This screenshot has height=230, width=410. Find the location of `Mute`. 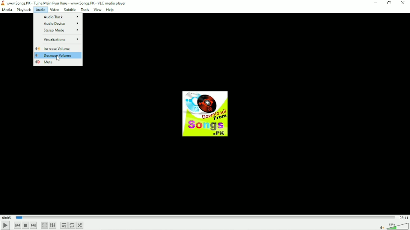

Mute is located at coordinates (47, 63).